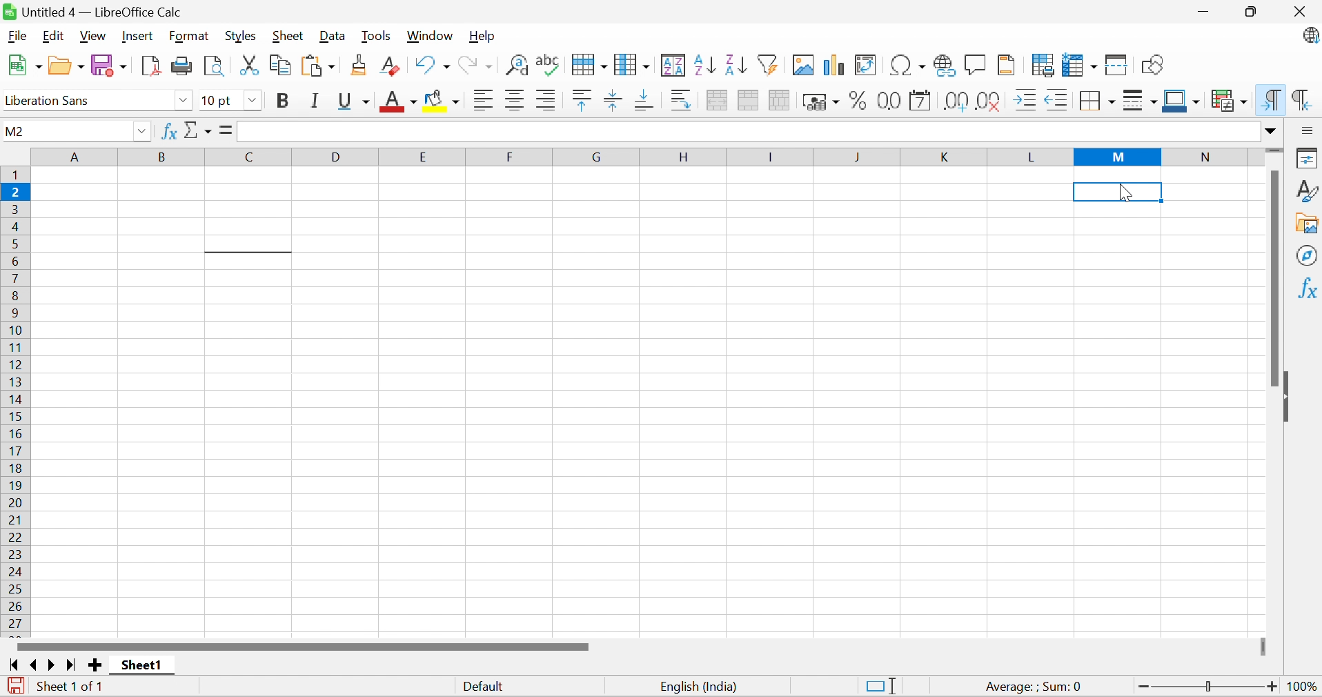 This screenshot has width=1322, height=697. What do you see at coordinates (389, 67) in the screenshot?
I see `Clear direct formatting` at bounding box center [389, 67].